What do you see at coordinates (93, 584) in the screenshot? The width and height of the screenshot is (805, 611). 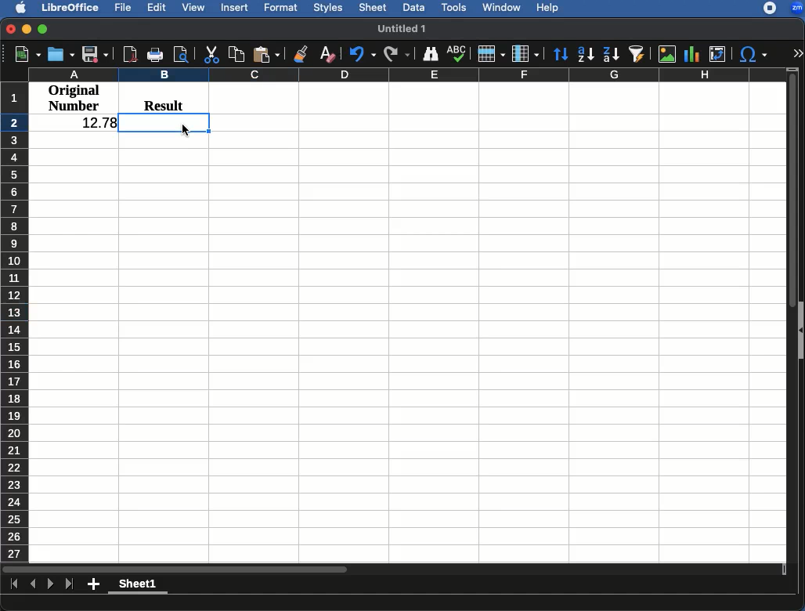 I see `Add sheet` at bounding box center [93, 584].